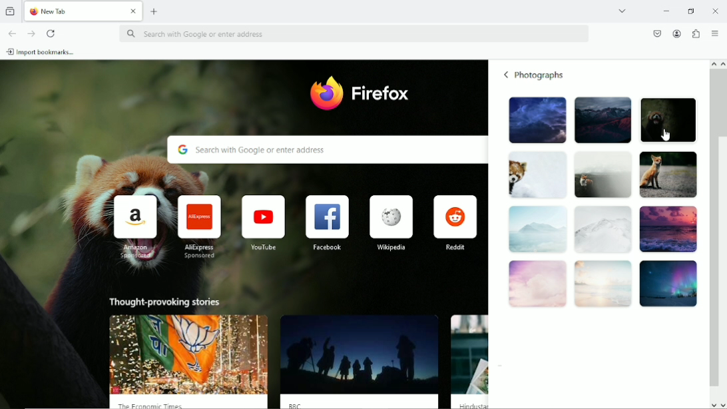 The image size is (727, 409). I want to click on List all tabs, so click(622, 11).